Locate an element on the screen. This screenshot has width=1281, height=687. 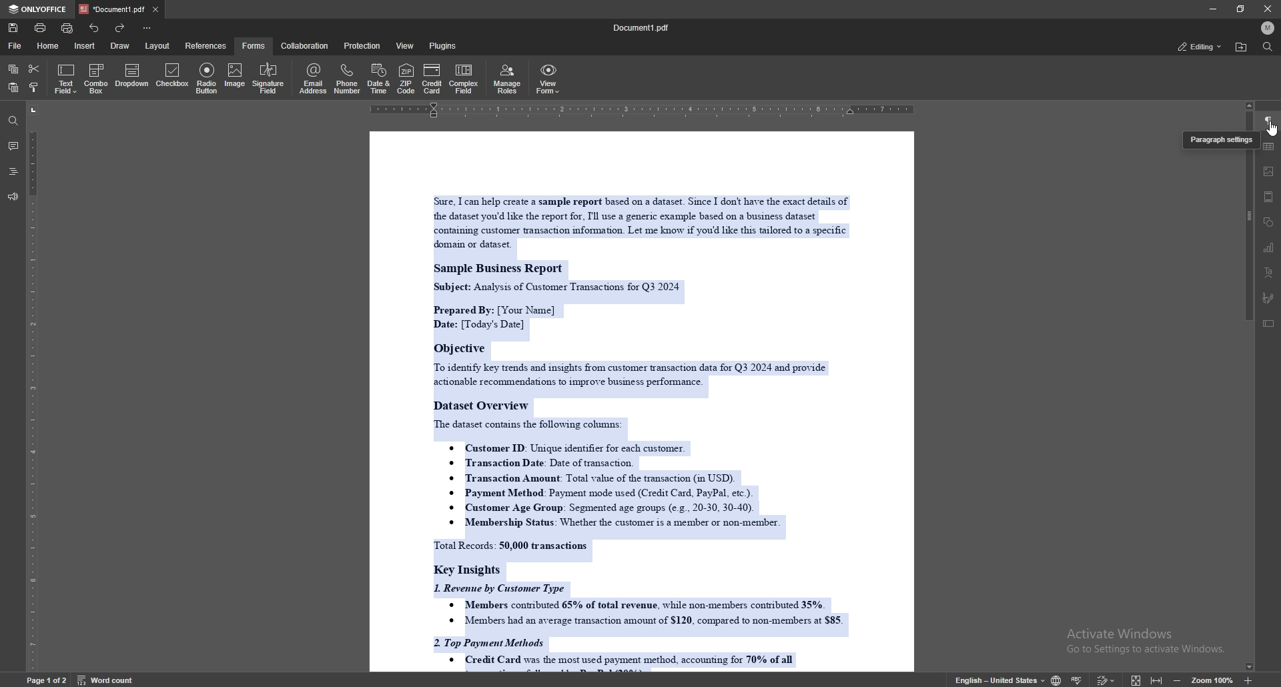
plugins is located at coordinates (444, 45).